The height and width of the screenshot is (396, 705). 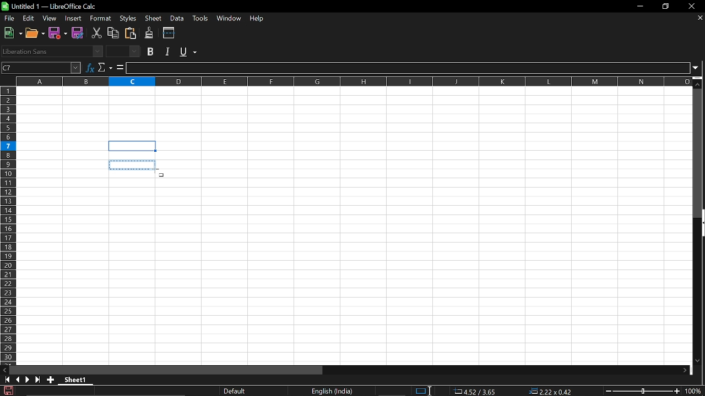 What do you see at coordinates (133, 164) in the screenshot?
I see `Selected box` at bounding box center [133, 164].